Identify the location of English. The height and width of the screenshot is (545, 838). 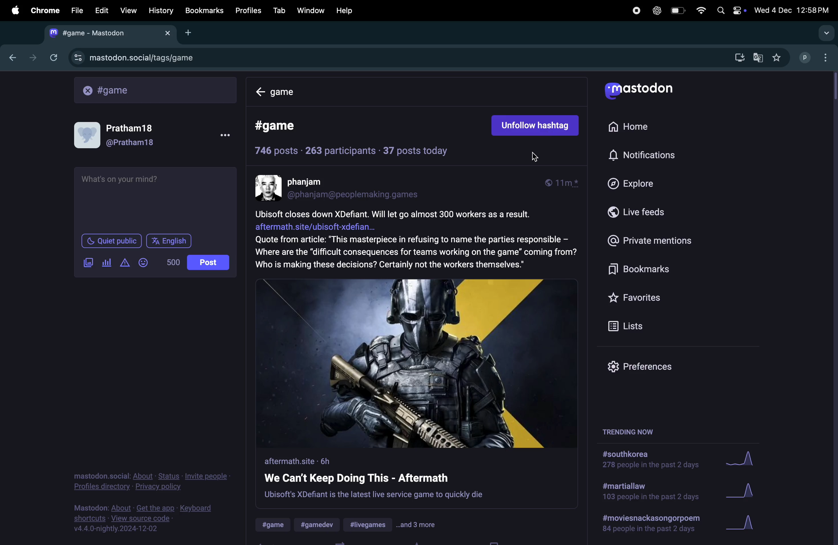
(169, 240).